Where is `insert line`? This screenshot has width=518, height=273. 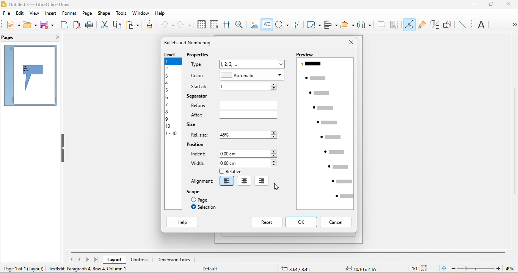 insert line is located at coordinates (463, 24).